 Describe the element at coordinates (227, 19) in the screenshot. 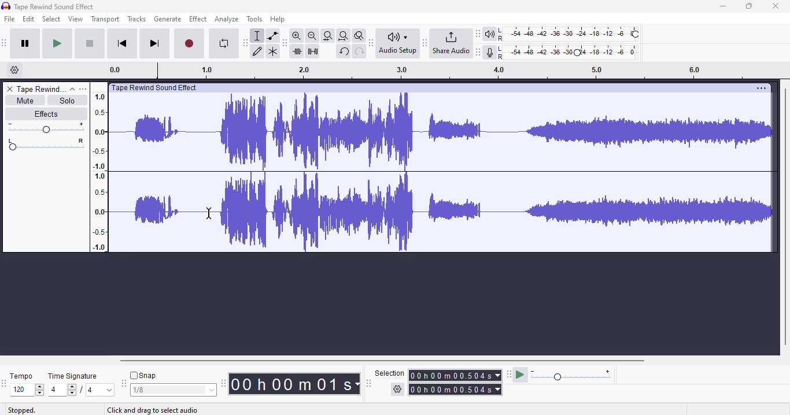

I see `analyze` at that location.